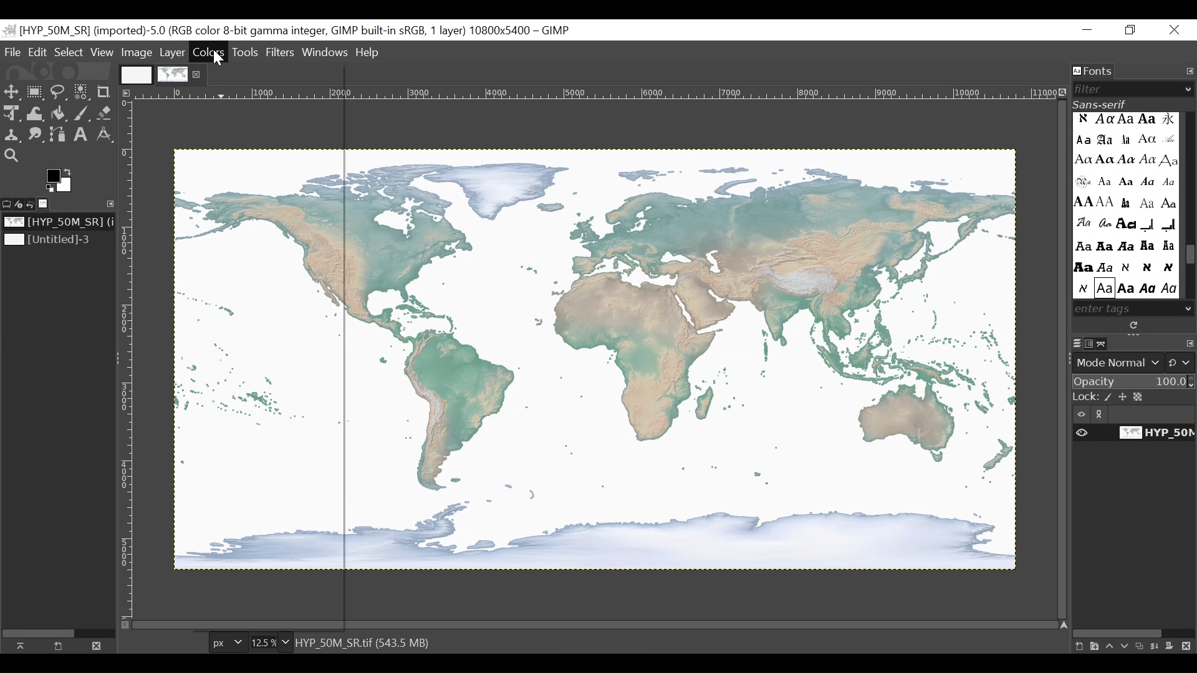 Image resolution: width=1197 pixels, height=673 pixels. I want to click on Enter Tags, so click(1125, 205).